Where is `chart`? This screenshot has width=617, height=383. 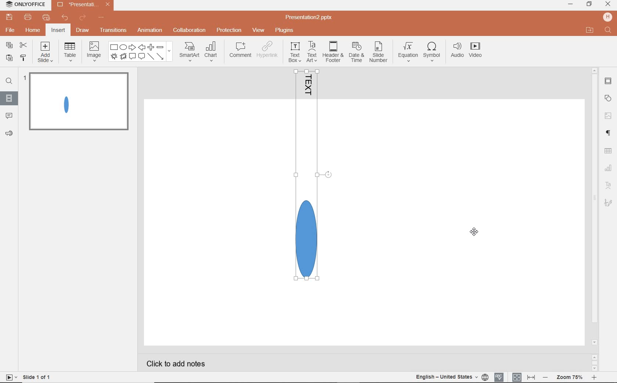 chart is located at coordinates (213, 51).